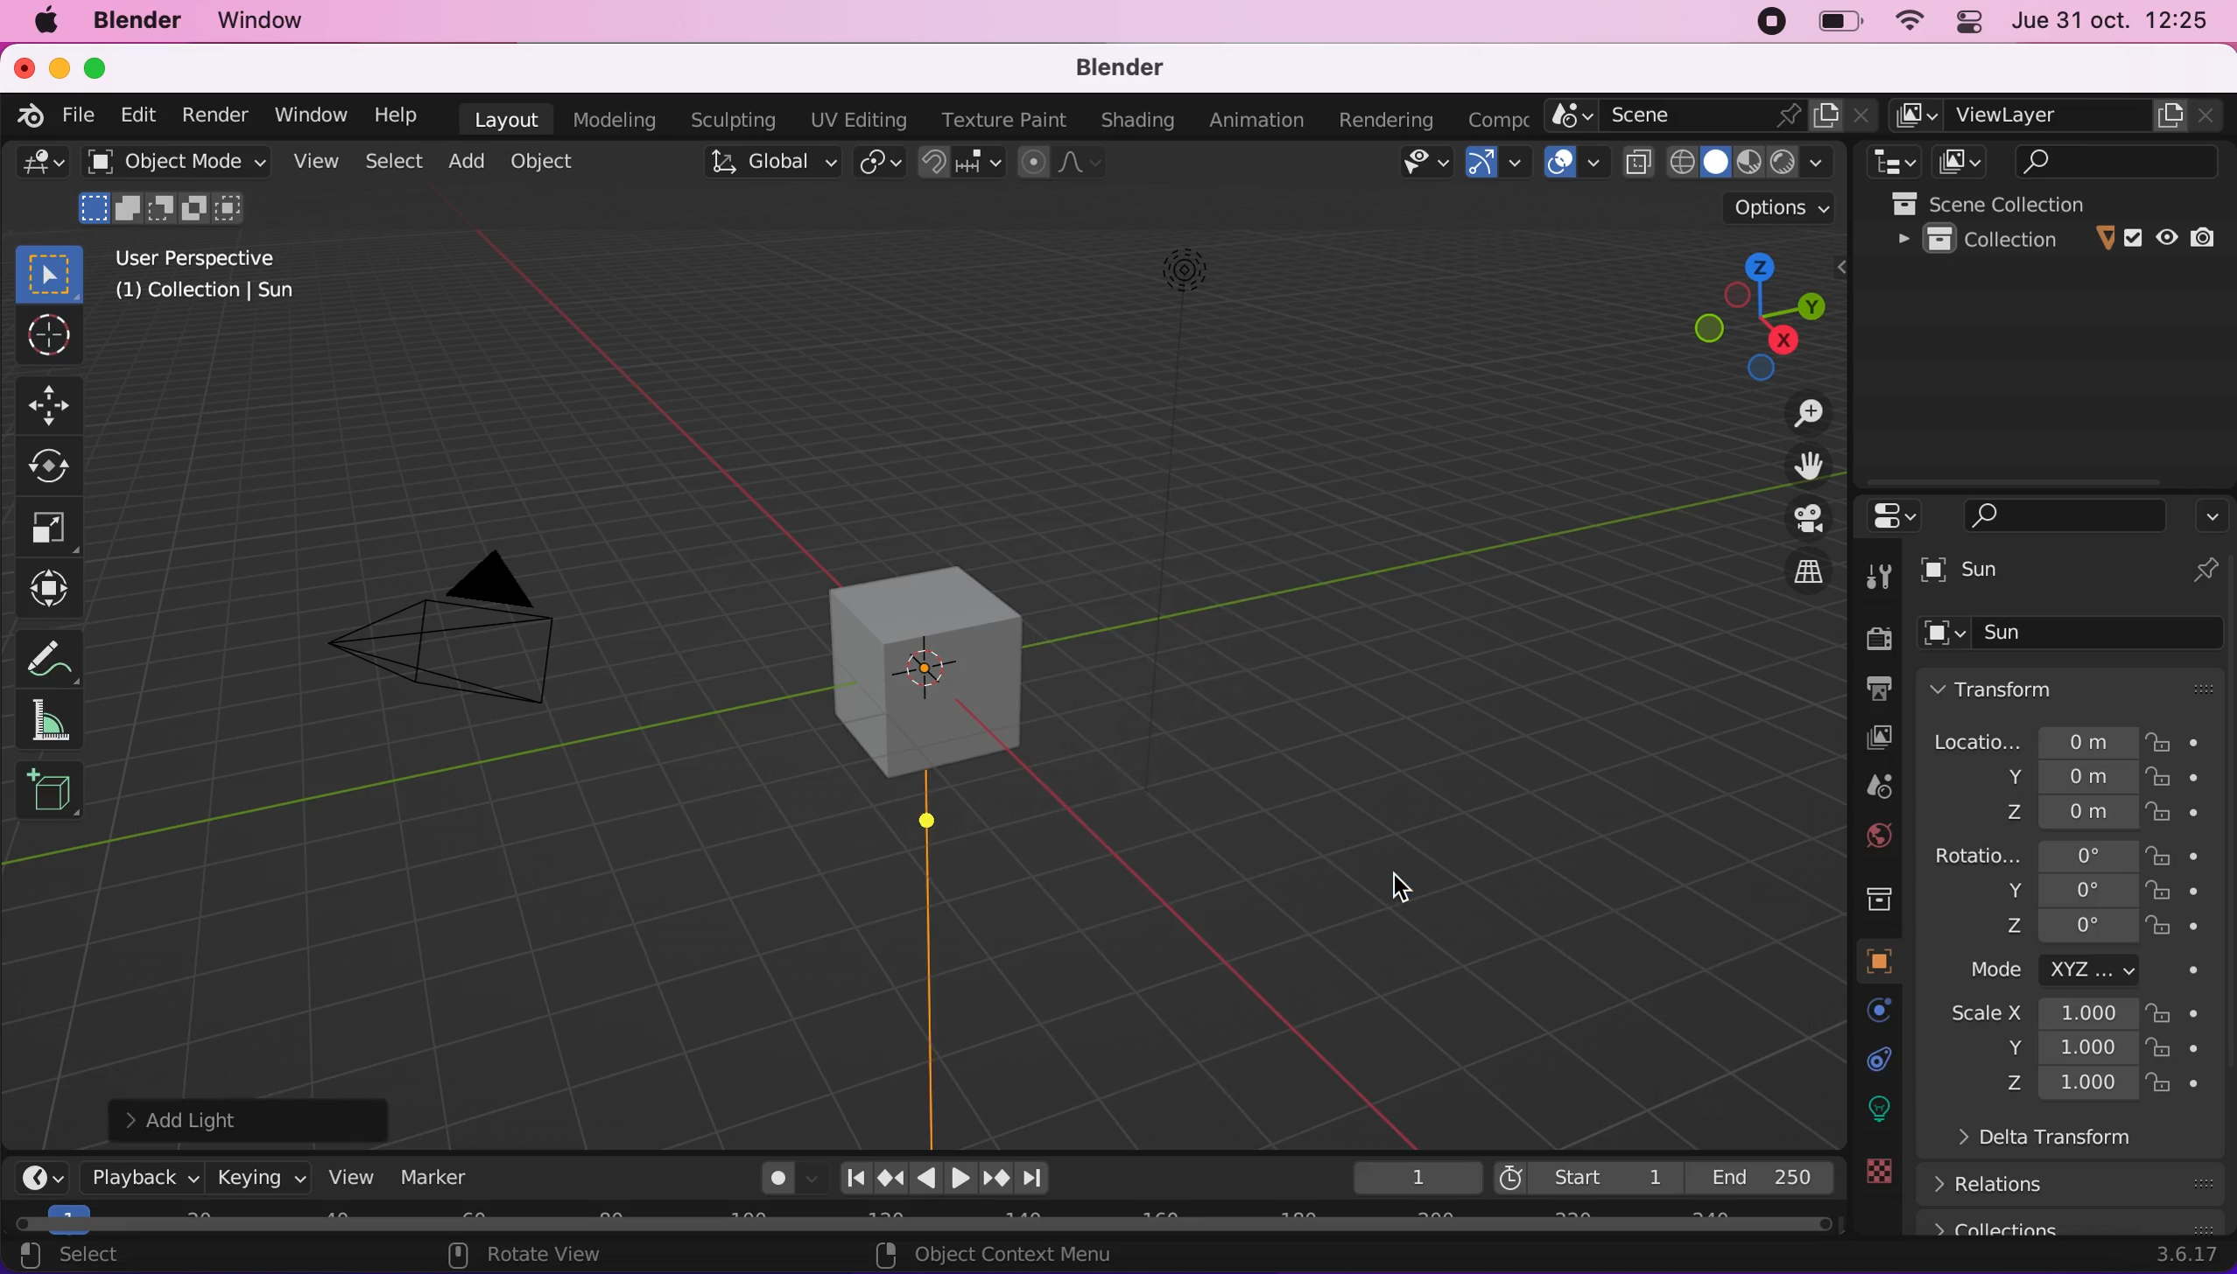 This screenshot has height=1274, width=2237. What do you see at coordinates (1132, 122) in the screenshot?
I see `shading` at bounding box center [1132, 122].